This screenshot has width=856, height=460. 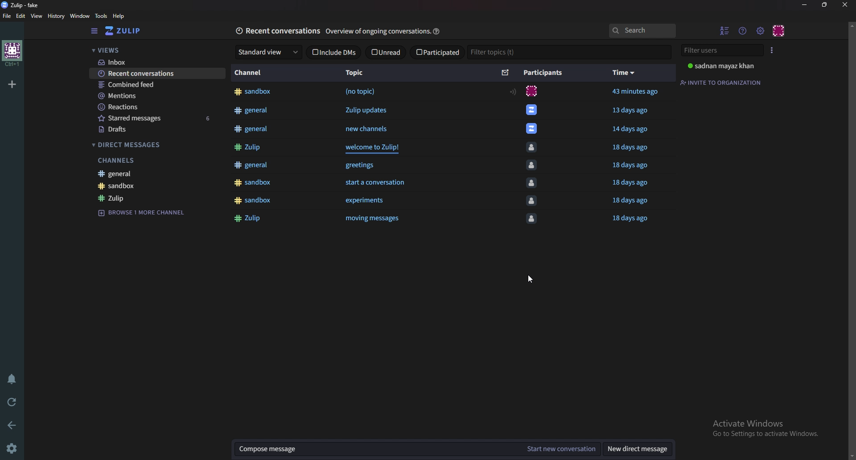 I want to click on Filter topics, so click(x=493, y=52).